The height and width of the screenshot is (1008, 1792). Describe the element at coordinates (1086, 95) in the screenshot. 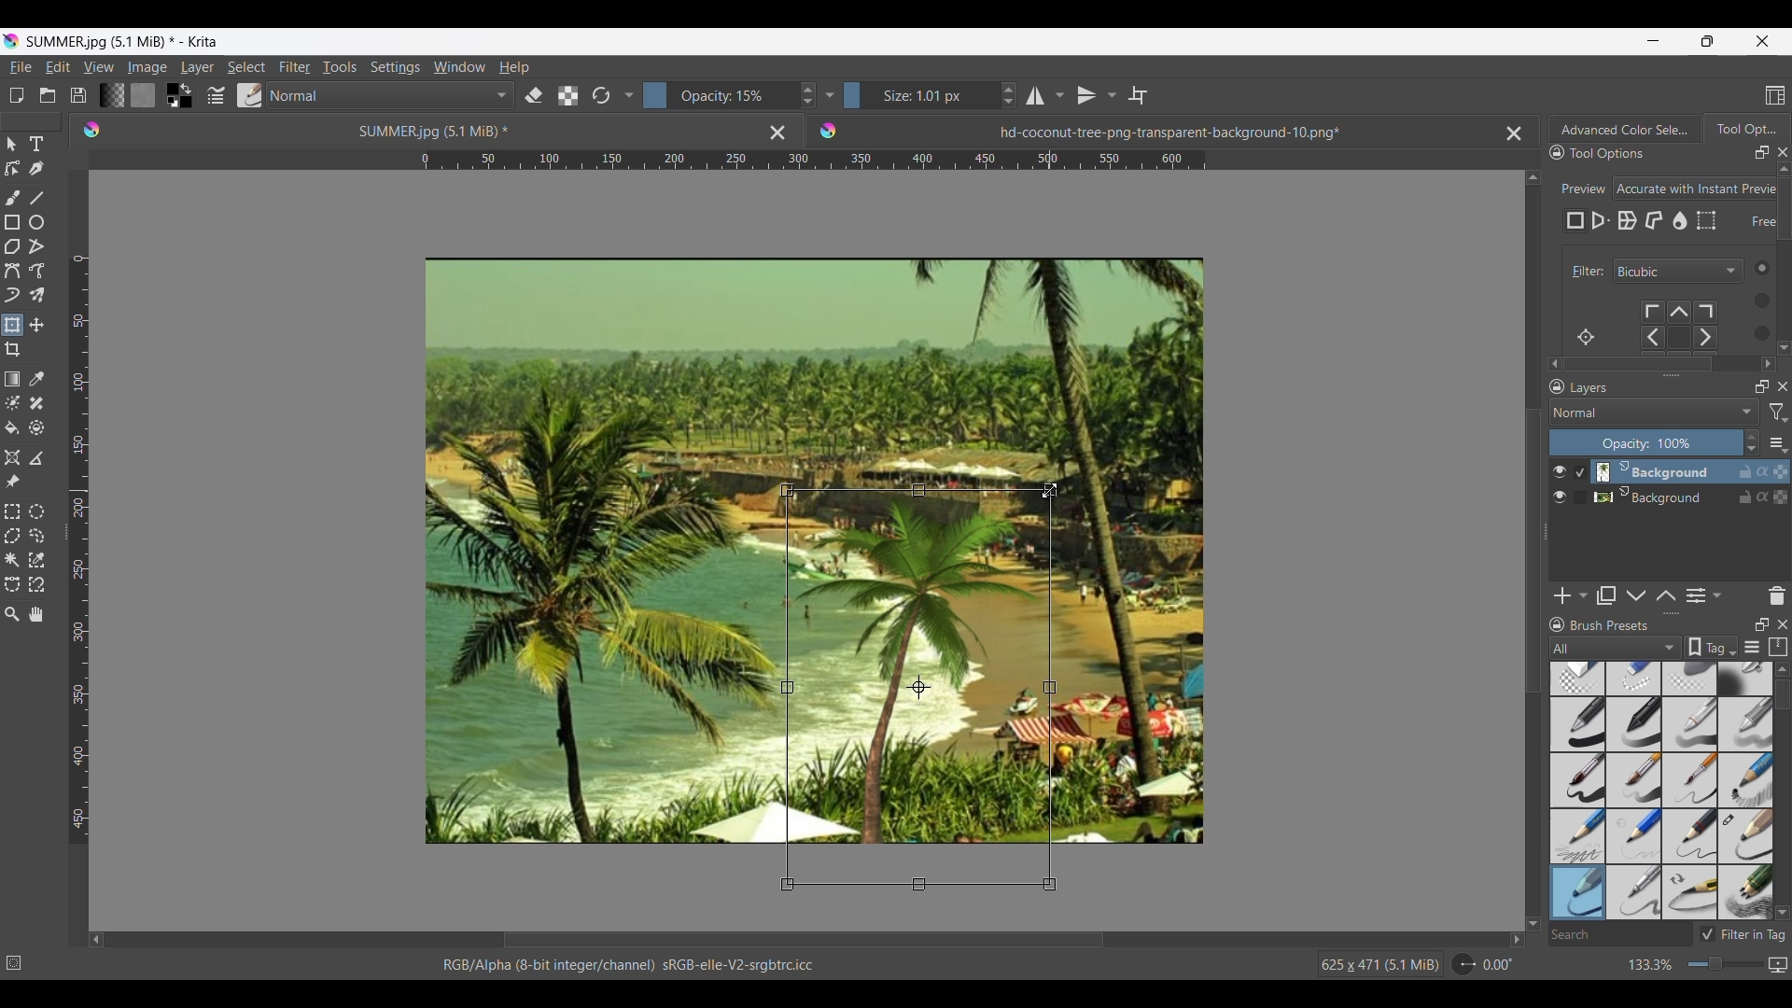

I see `Vertical flip options` at that location.